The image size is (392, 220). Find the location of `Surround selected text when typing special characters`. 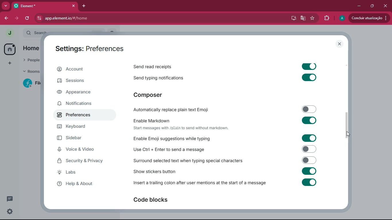

Surround selected text when typing special characters is located at coordinates (224, 160).